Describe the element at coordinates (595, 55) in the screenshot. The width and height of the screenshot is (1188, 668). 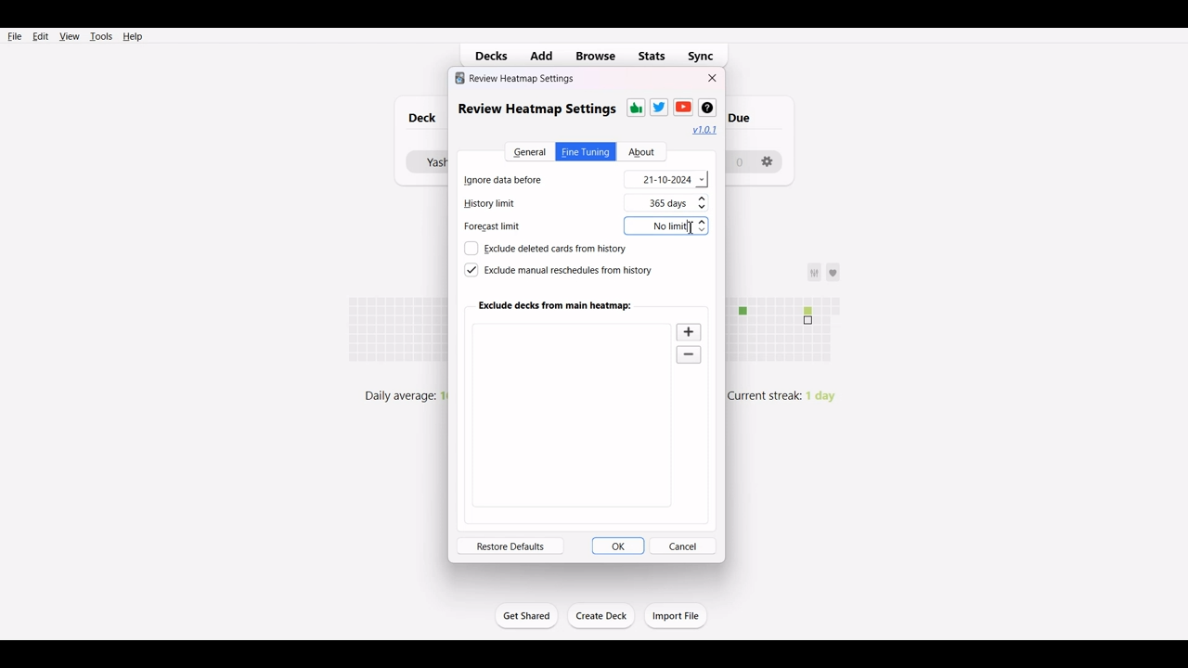
I see `Browse` at that location.